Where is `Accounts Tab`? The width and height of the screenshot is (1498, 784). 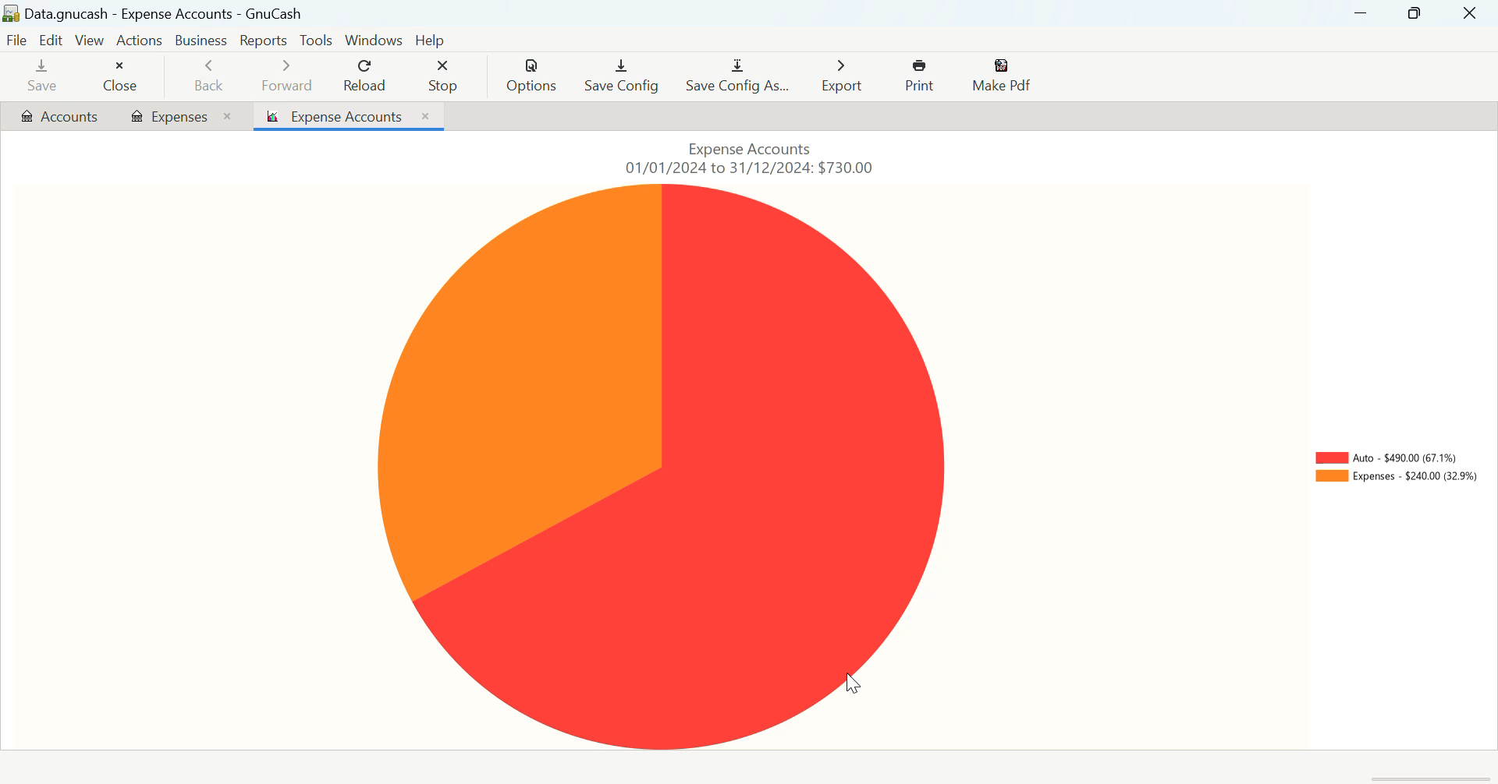
Accounts Tab is located at coordinates (59, 118).